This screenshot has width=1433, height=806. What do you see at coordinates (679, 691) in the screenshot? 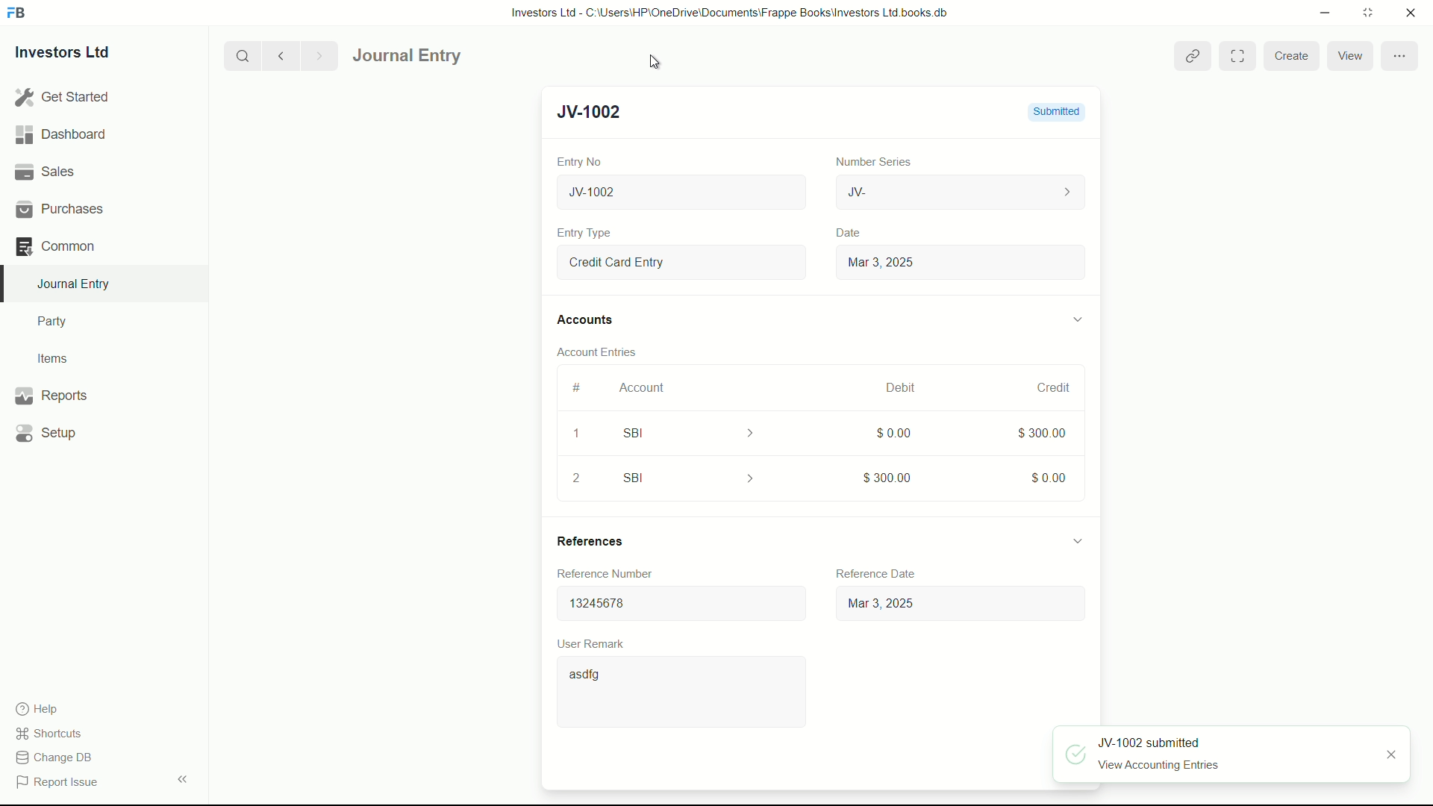
I see `asdfg` at bounding box center [679, 691].